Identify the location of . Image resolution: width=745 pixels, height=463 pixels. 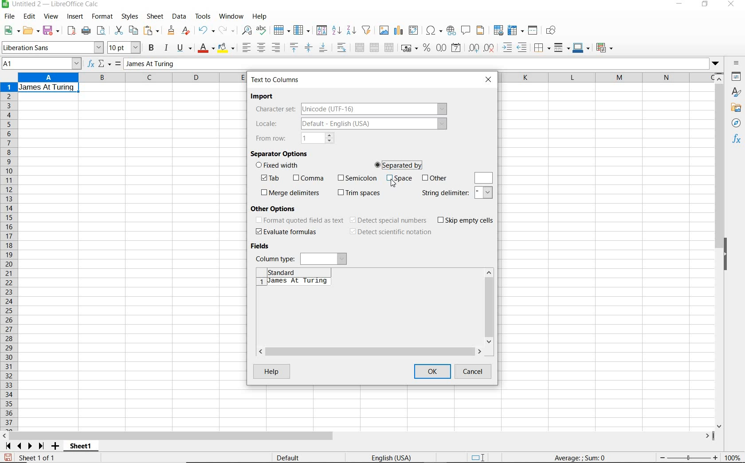
(483, 177).